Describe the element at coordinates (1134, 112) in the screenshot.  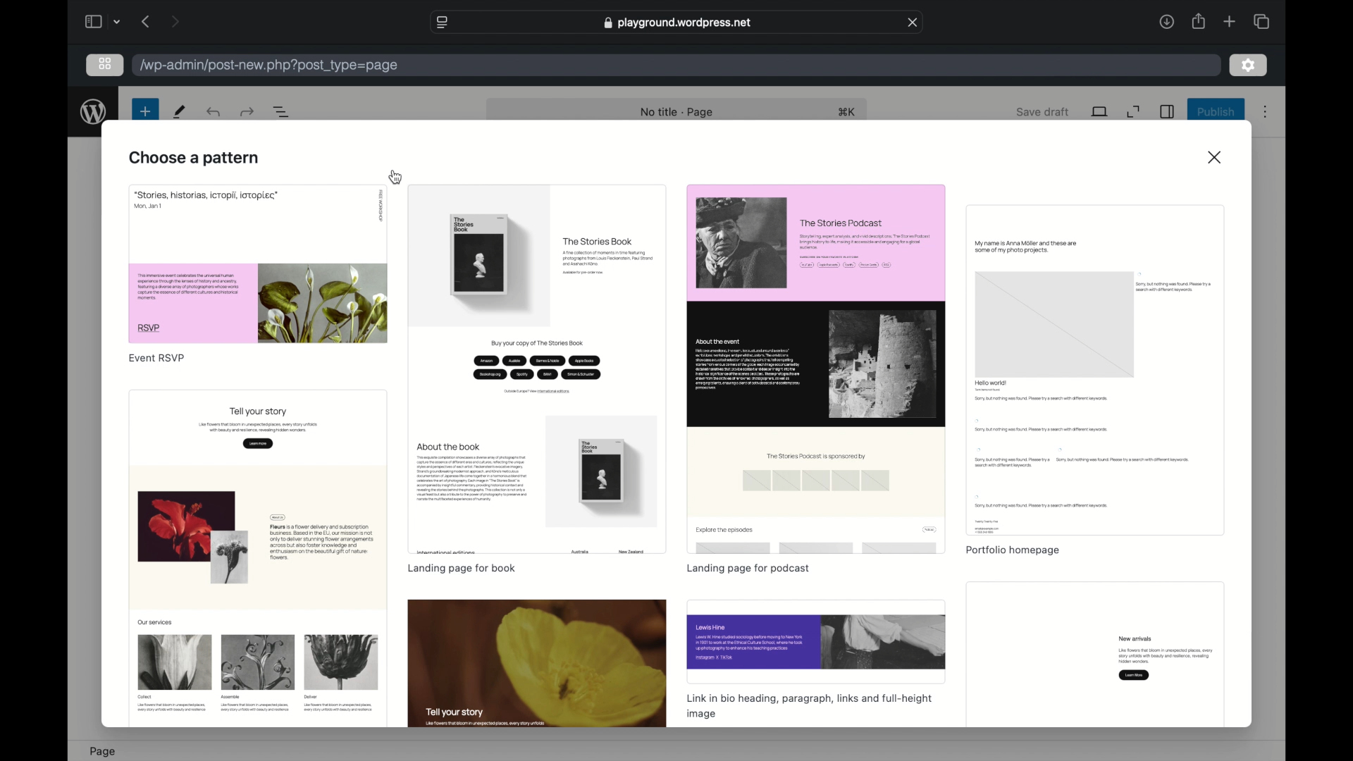
I see `expand` at that location.